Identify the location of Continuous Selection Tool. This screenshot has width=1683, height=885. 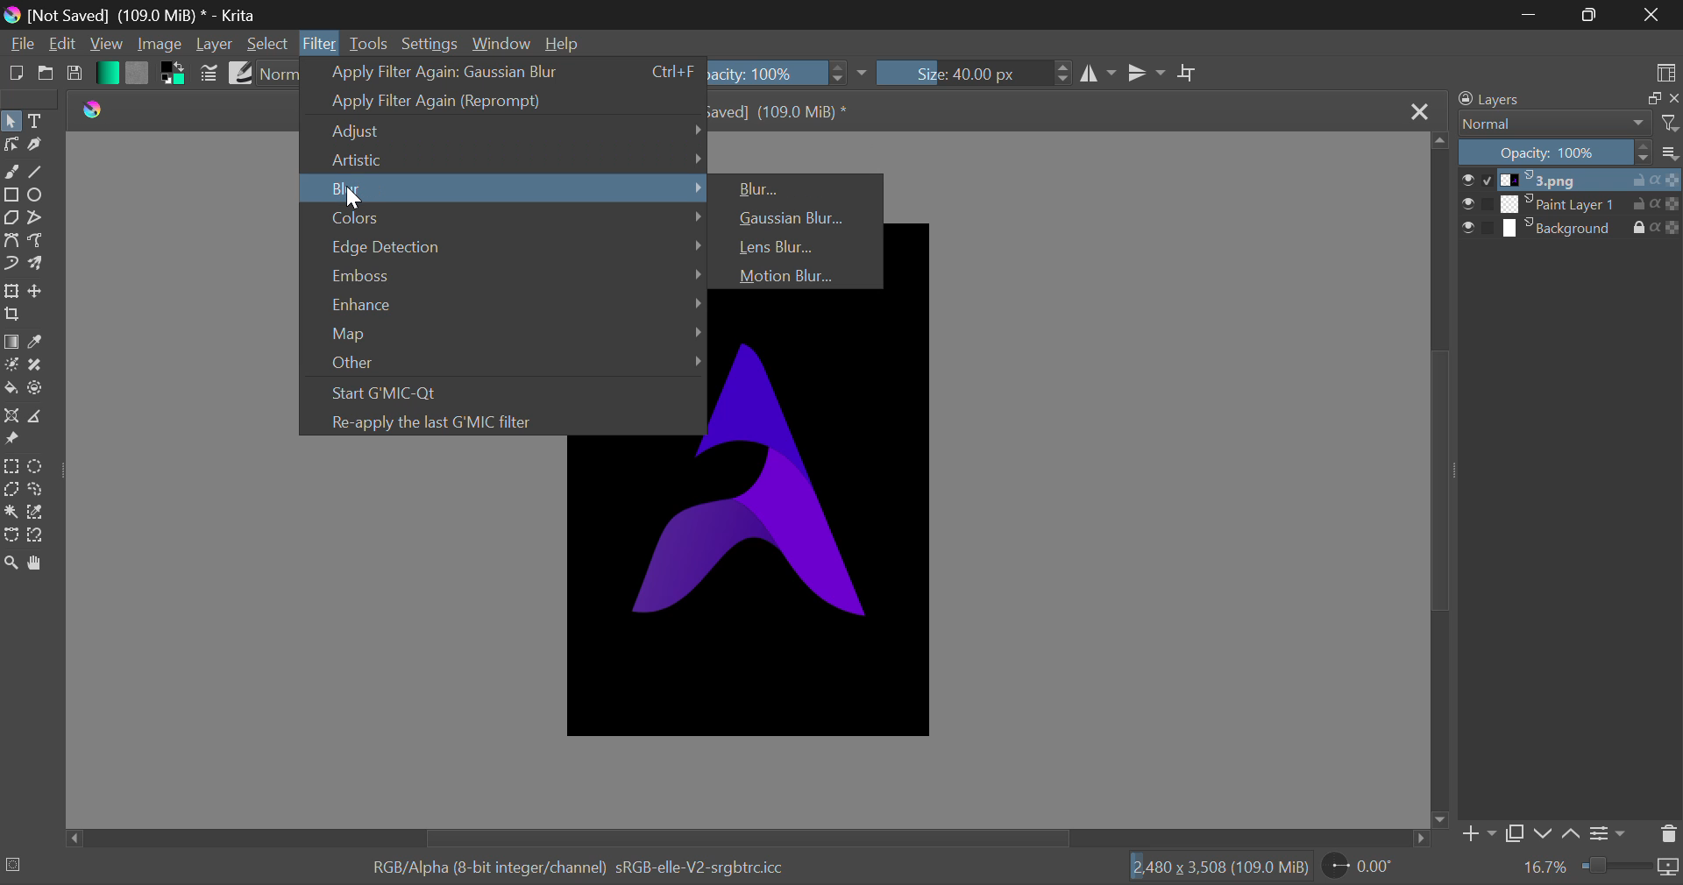
(11, 512).